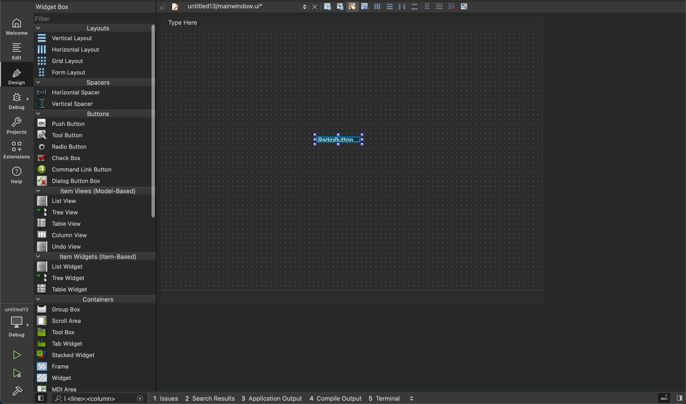 The height and width of the screenshot is (404, 686). What do you see at coordinates (17, 100) in the screenshot?
I see `debug` at bounding box center [17, 100].